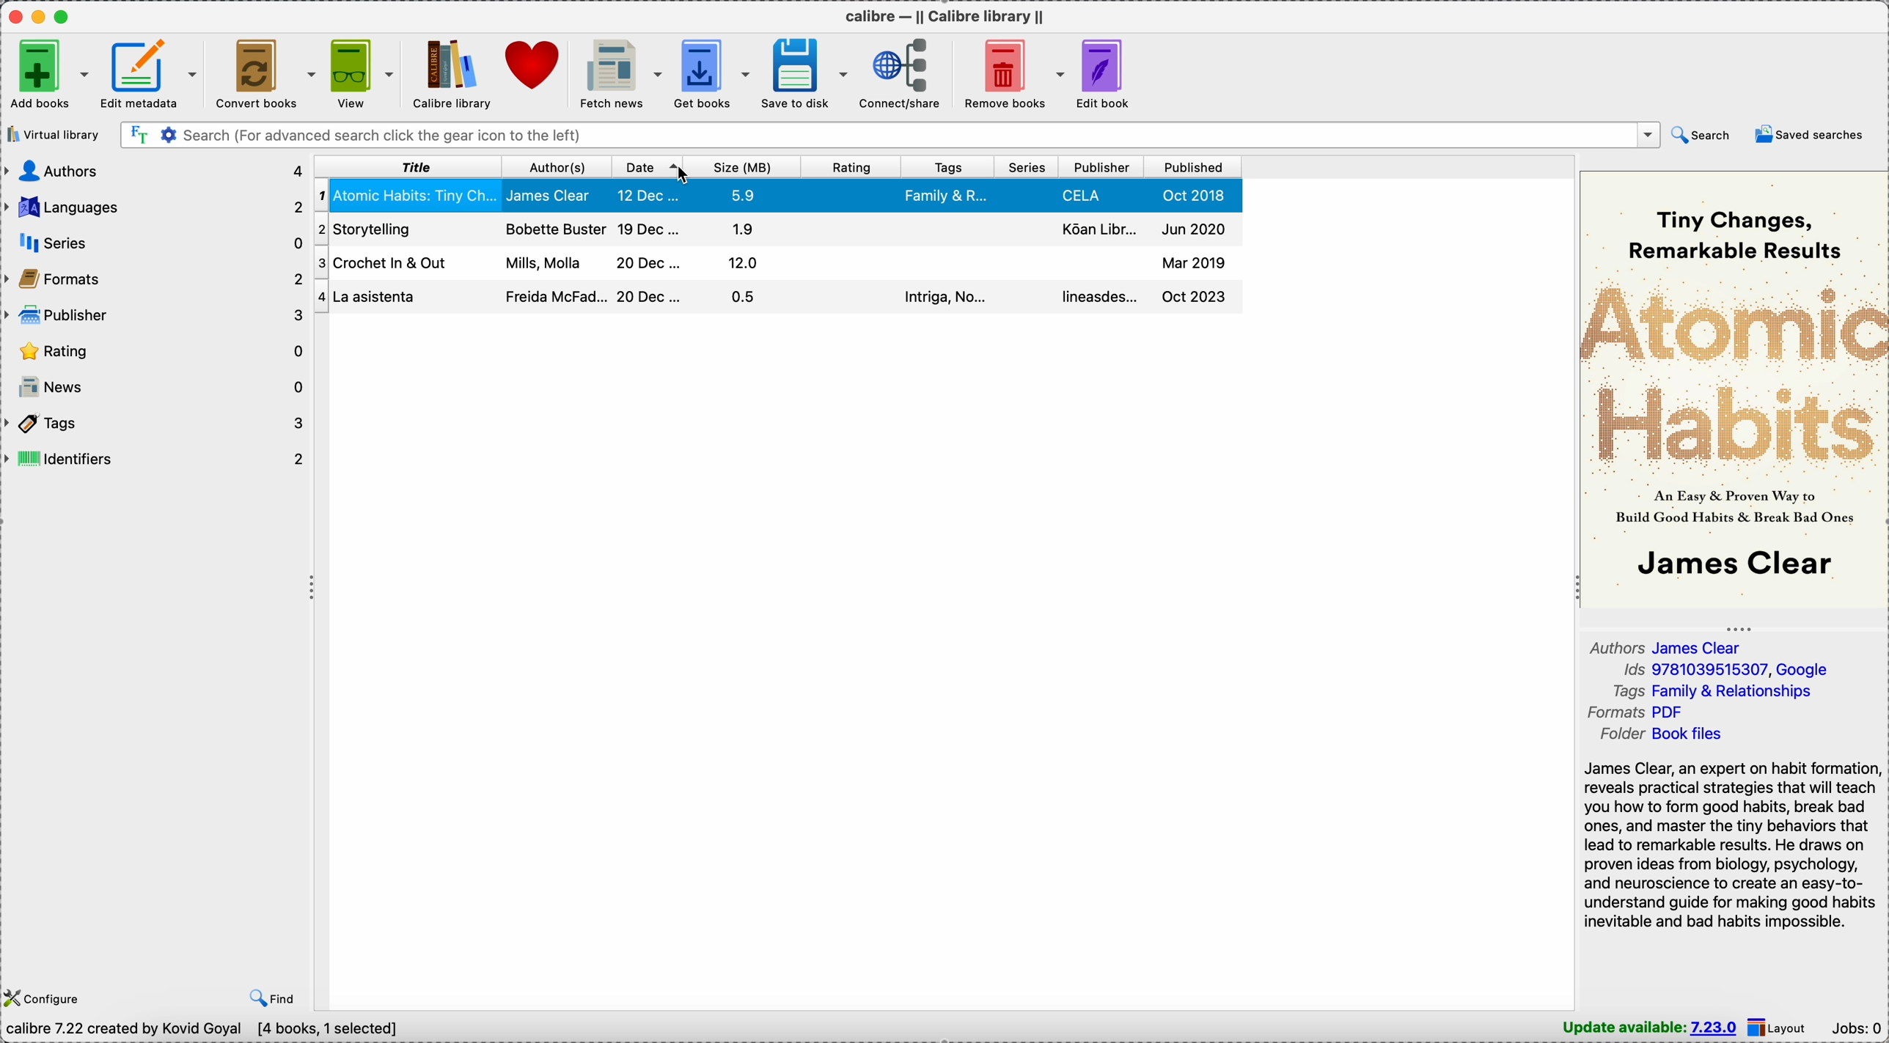  What do you see at coordinates (156, 204) in the screenshot?
I see `languages` at bounding box center [156, 204].